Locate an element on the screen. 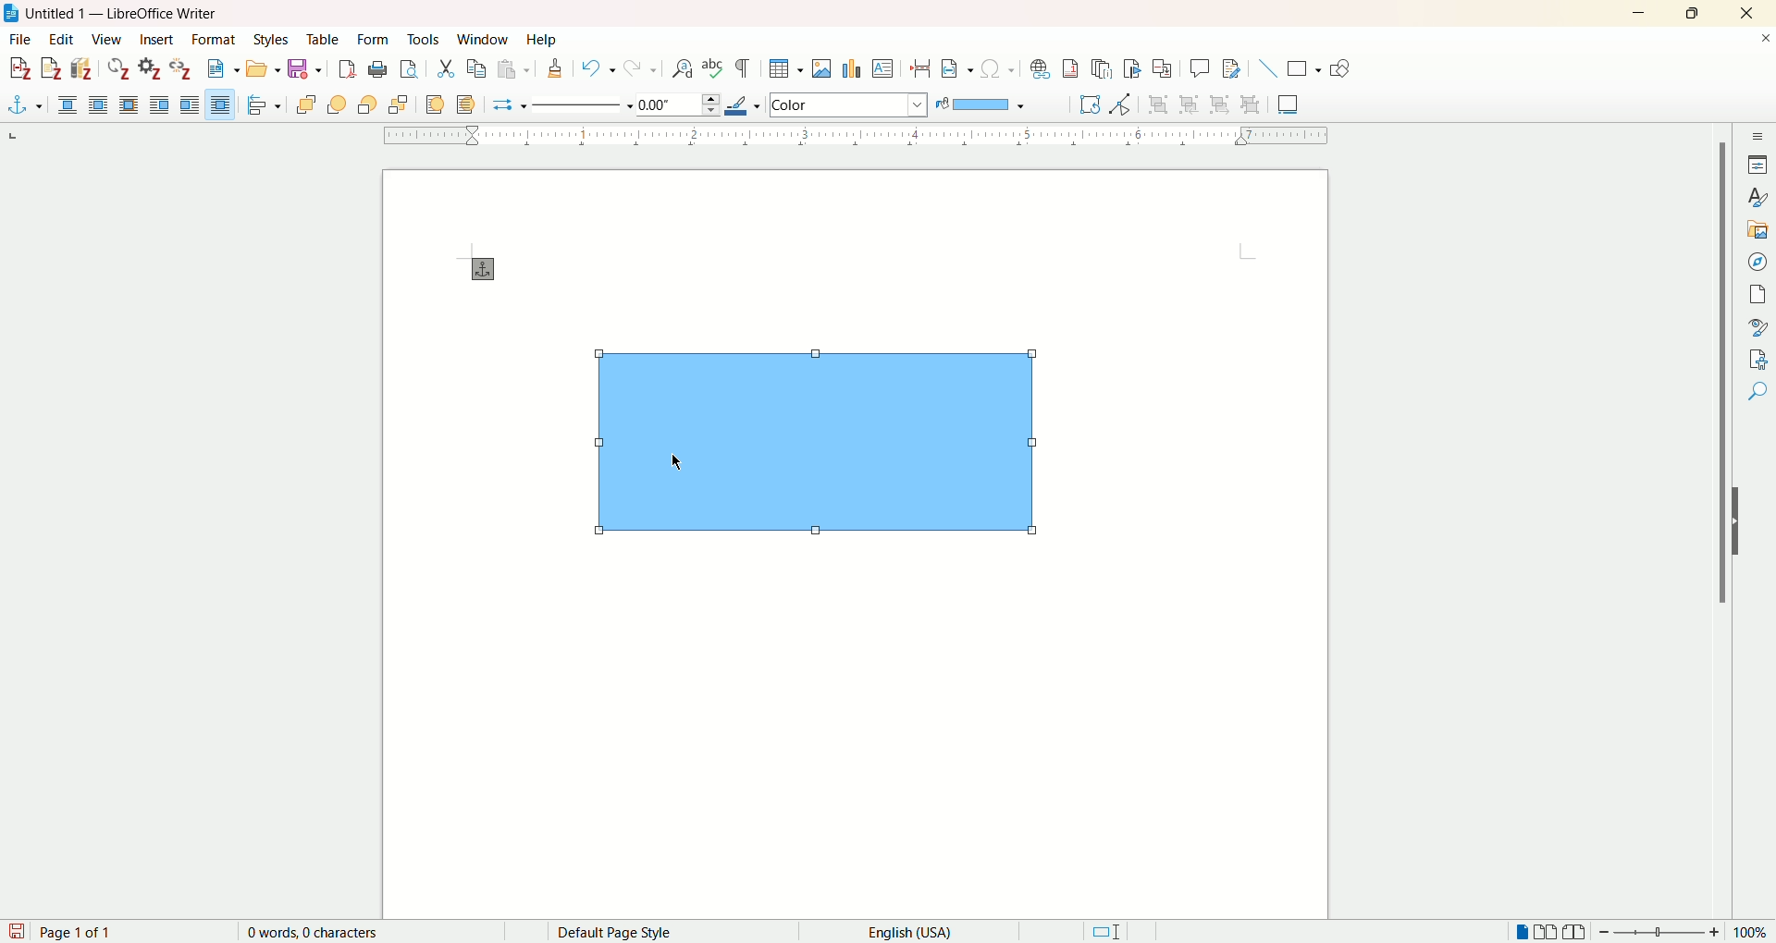 The image size is (1776, 943). Untitled 1 - LibreOffice Writer is located at coordinates (139, 12).